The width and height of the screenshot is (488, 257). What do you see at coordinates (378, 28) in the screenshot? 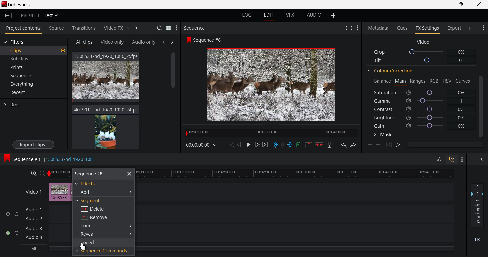
I see `Metadata` at bounding box center [378, 28].